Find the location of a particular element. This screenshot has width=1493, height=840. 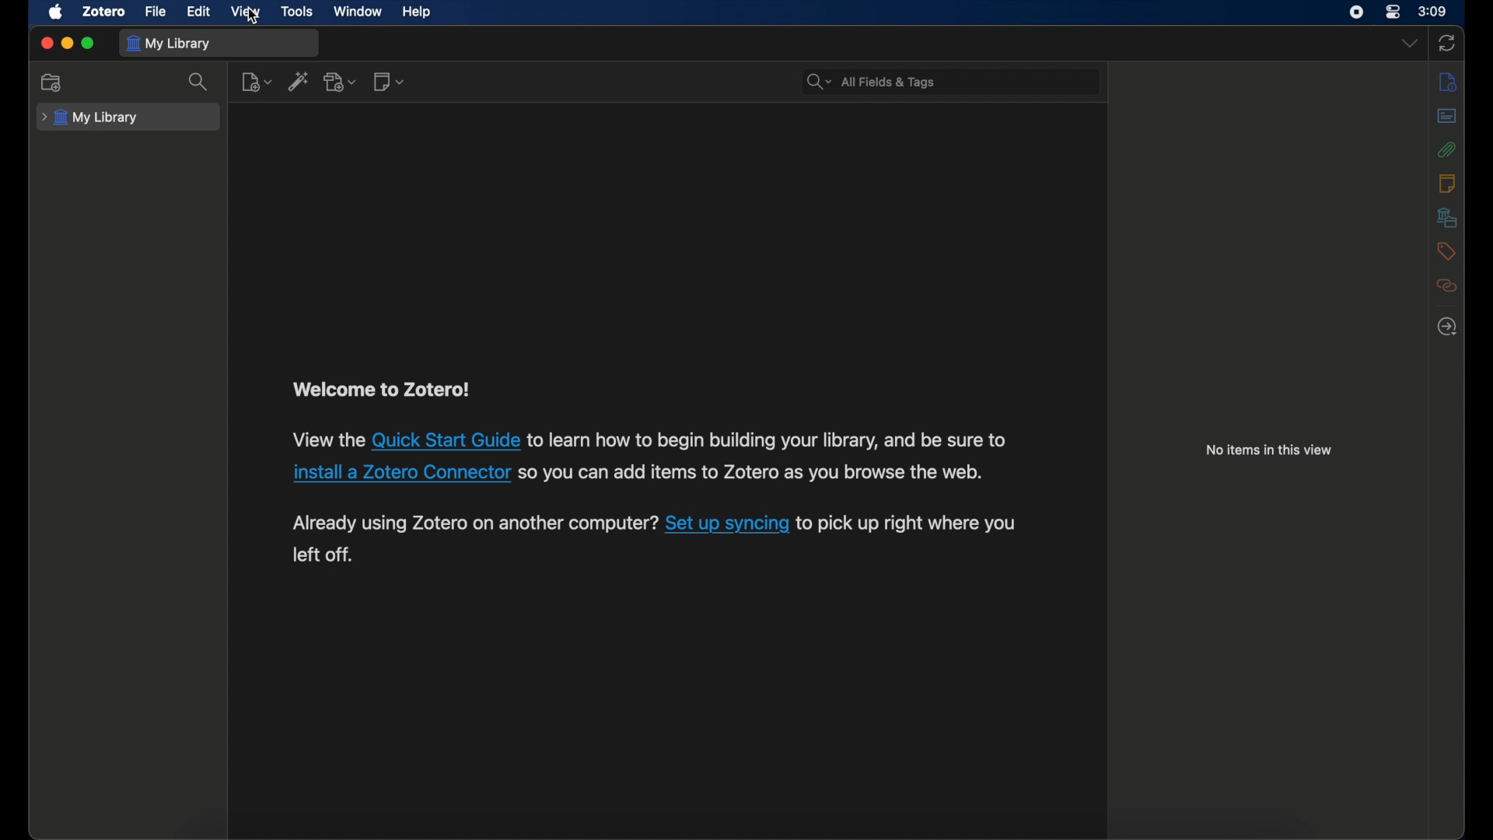

my library is located at coordinates (90, 117).